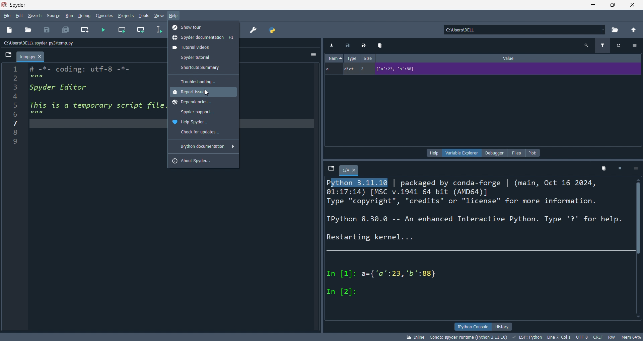  Describe the element at coordinates (273, 29) in the screenshot. I see `python path manager` at that location.